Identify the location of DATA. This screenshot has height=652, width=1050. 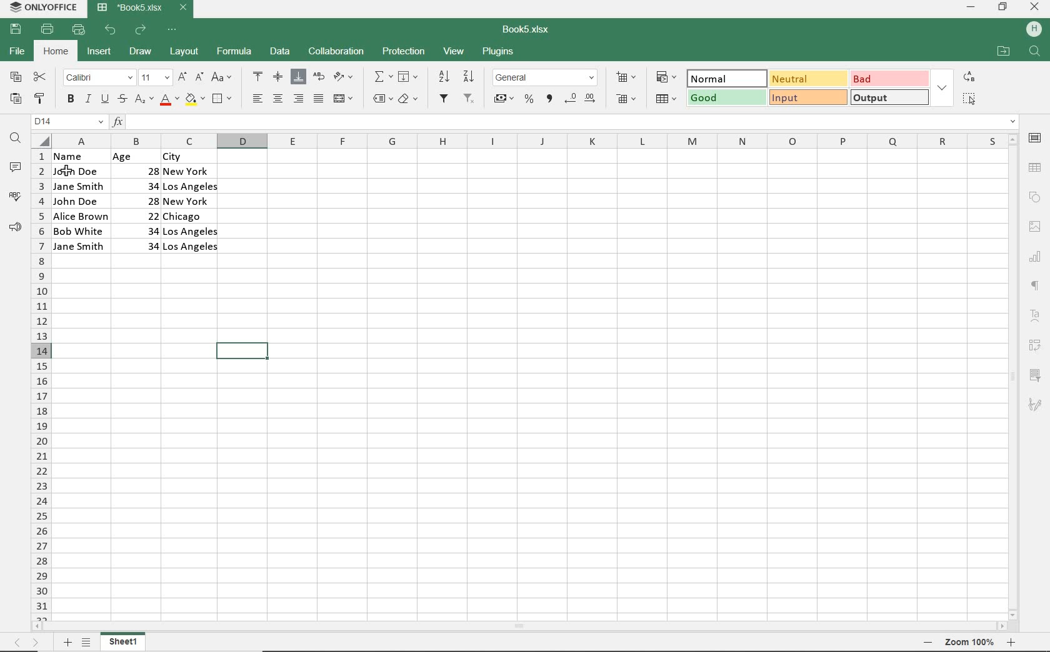
(281, 52).